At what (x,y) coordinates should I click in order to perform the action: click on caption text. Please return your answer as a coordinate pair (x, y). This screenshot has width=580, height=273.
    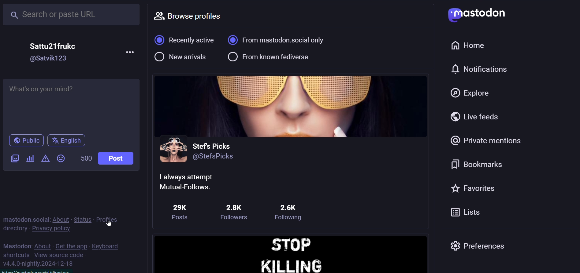
    Looking at the image, I should click on (194, 181).